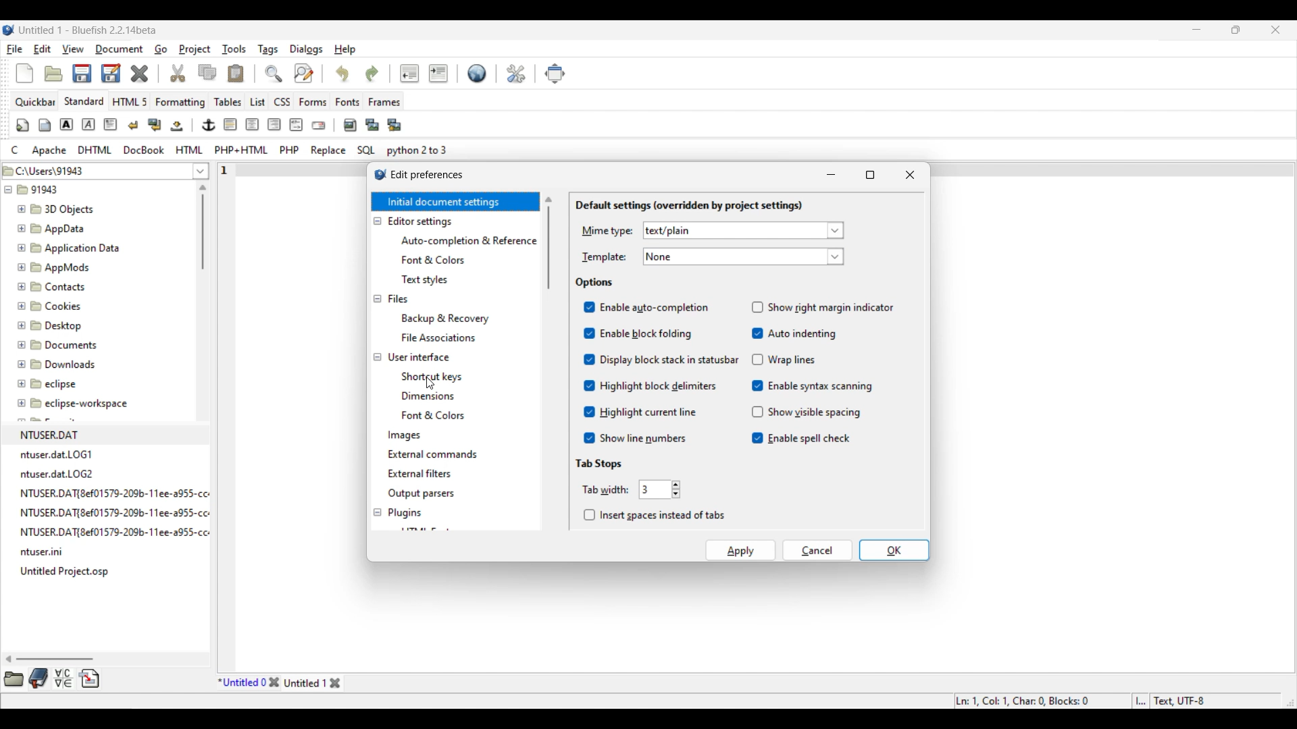 The width and height of the screenshot is (1297, 729). What do you see at coordinates (655, 489) in the screenshot?
I see `Input width` at bounding box center [655, 489].